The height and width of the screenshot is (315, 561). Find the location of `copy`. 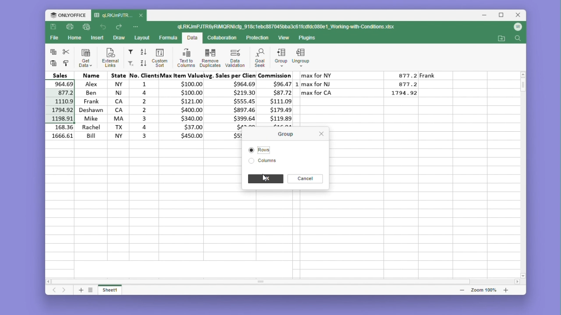

copy is located at coordinates (53, 51).